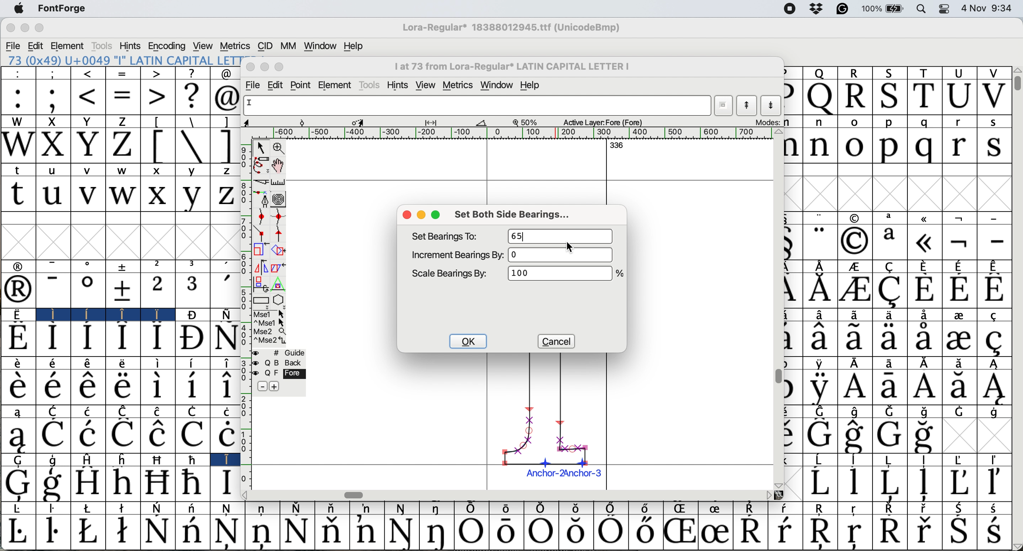  What do you see at coordinates (859, 364) in the screenshot?
I see `Symbol` at bounding box center [859, 364].